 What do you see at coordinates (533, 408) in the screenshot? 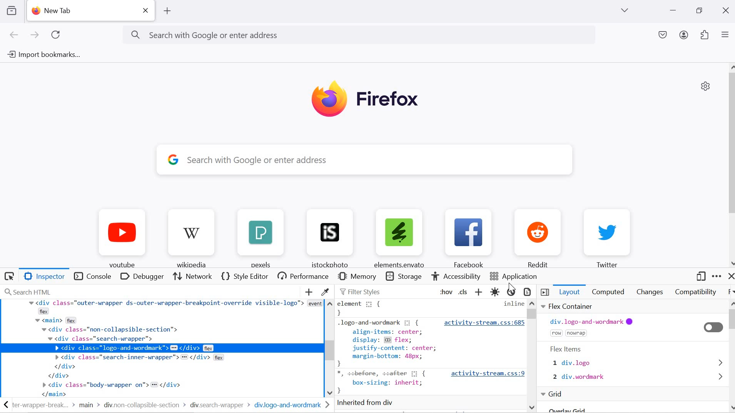
I see `move down` at bounding box center [533, 408].